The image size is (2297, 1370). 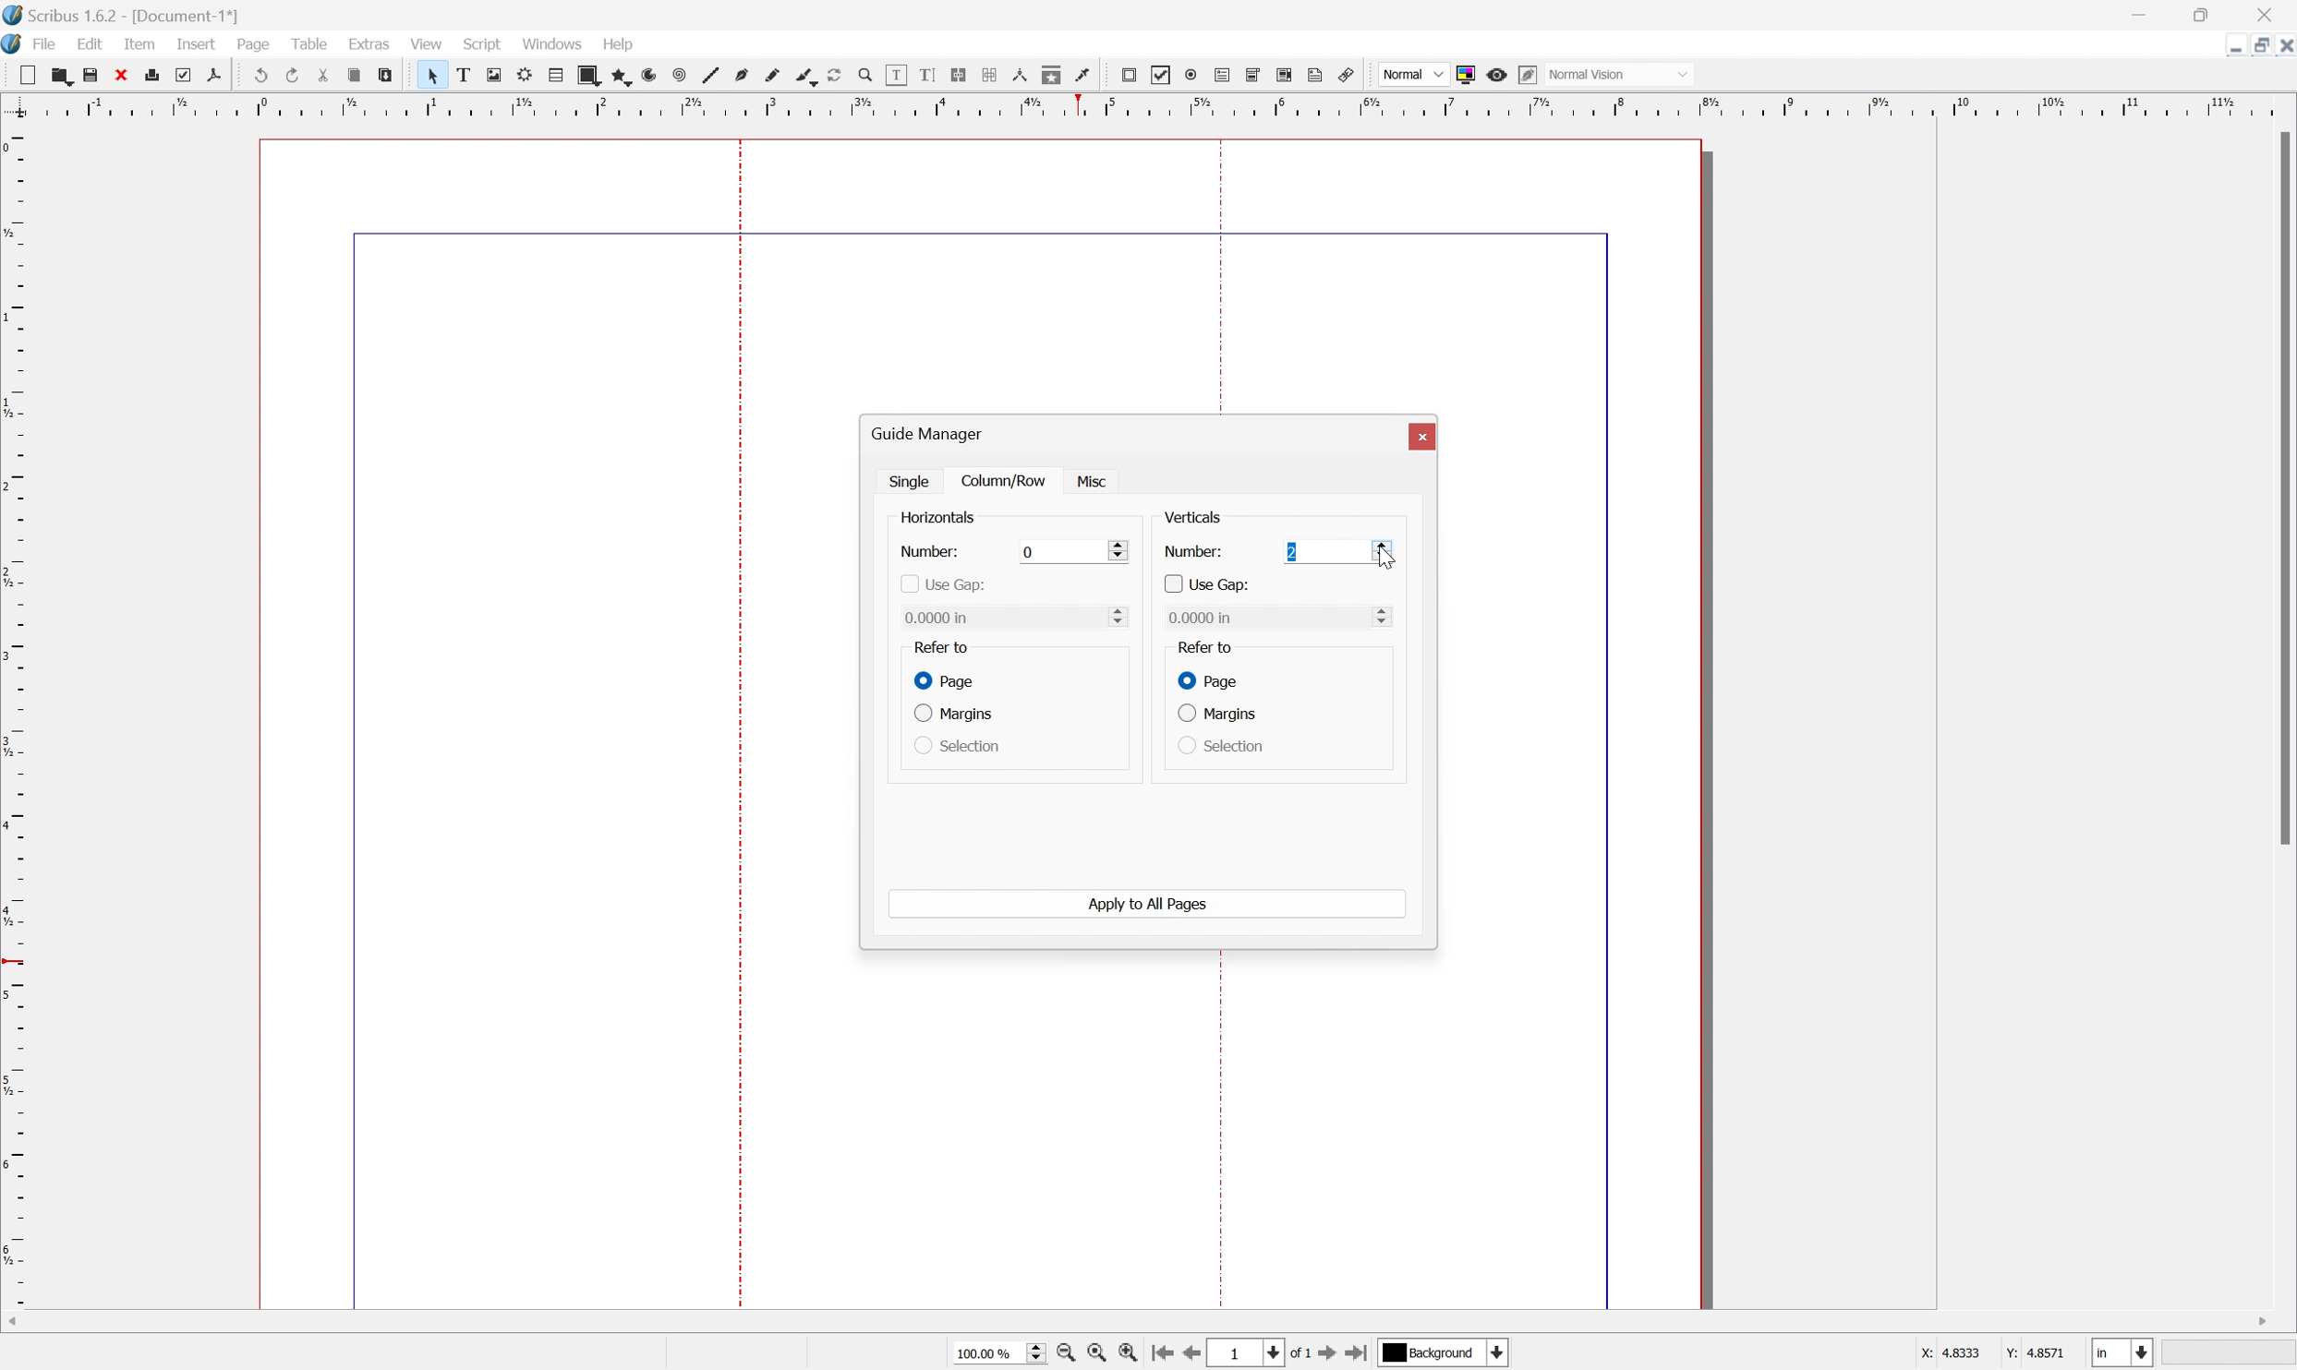 What do you see at coordinates (1347, 75) in the screenshot?
I see `link annotation` at bounding box center [1347, 75].